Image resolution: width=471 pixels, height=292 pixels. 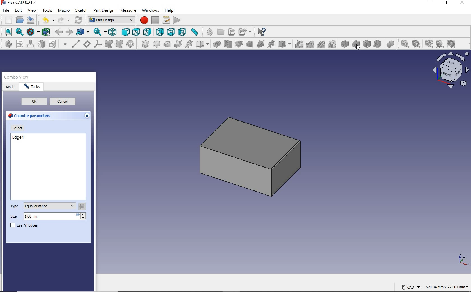 I want to click on sync view, so click(x=99, y=32).